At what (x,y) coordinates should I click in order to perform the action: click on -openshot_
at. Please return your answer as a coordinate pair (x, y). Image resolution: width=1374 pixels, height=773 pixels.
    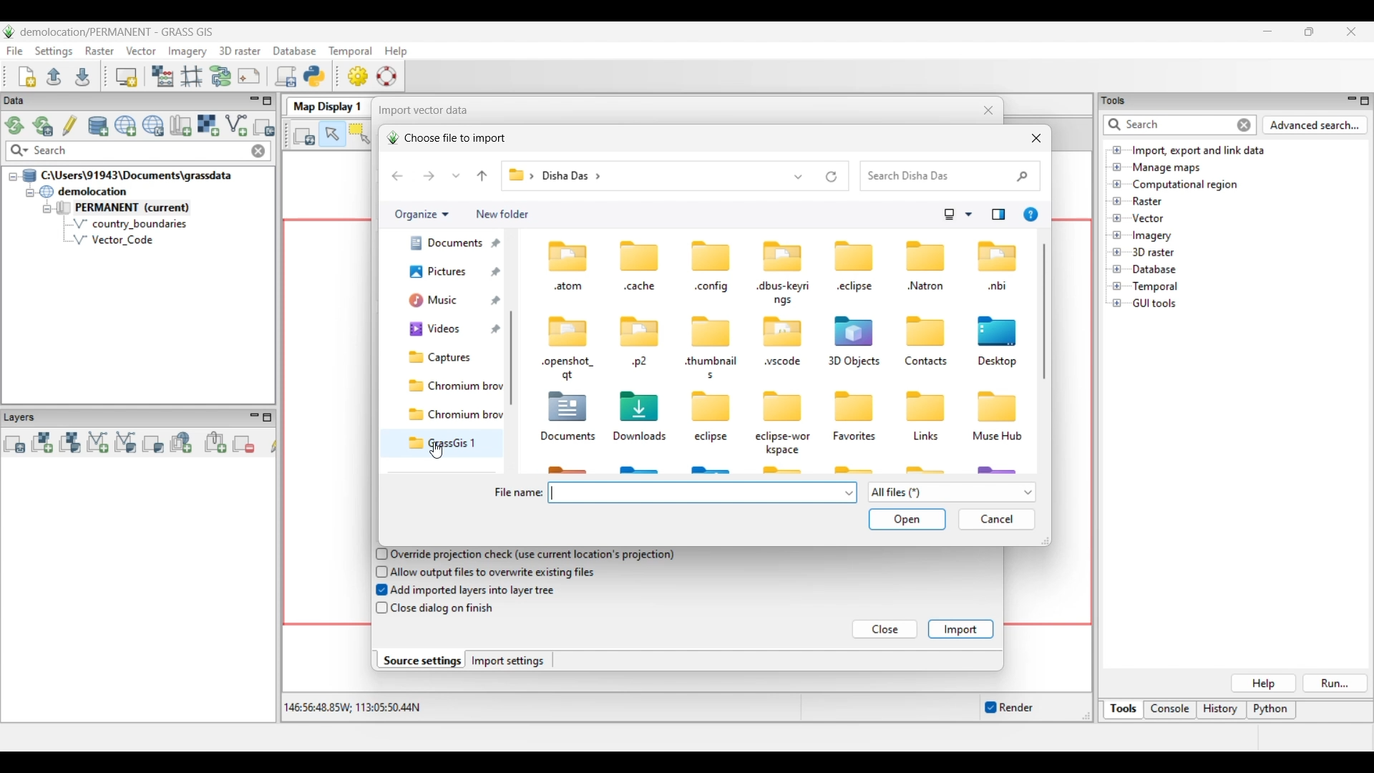
    Looking at the image, I should click on (569, 369).